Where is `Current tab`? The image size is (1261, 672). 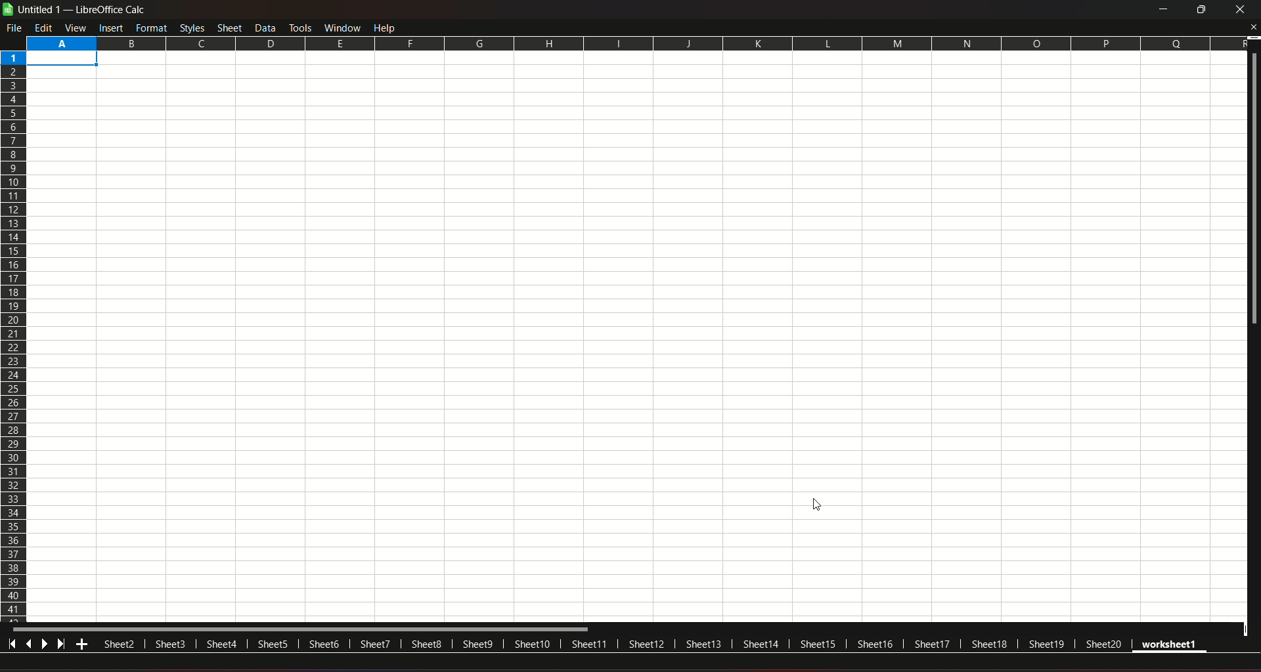
Current tab is located at coordinates (1178, 645).